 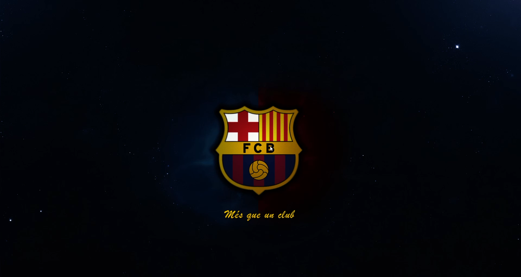 What do you see at coordinates (260, 139) in the screenshot?
I see `desktop` at bounding box center [260, 139].